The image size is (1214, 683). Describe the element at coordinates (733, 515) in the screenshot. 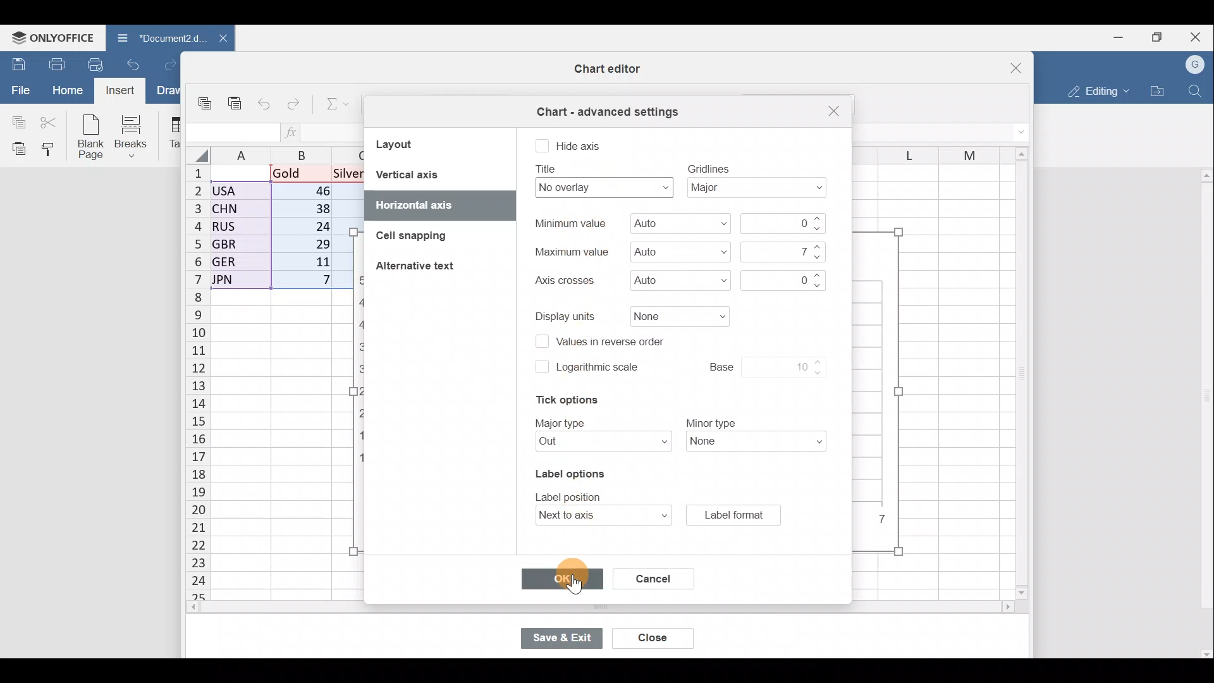

I see `Label format` at that location.